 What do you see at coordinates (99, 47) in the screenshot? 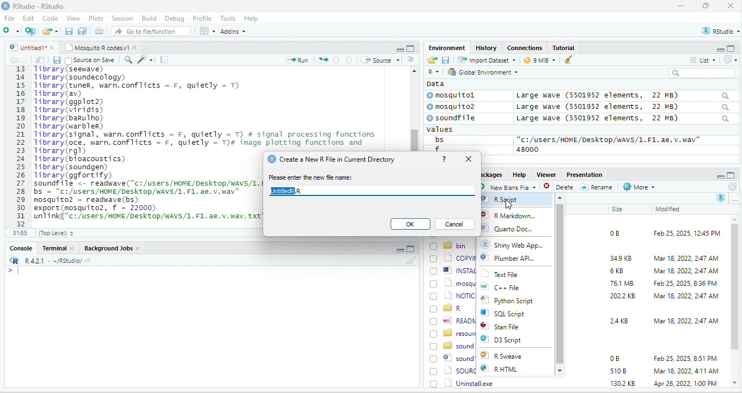
I see `‘Mosquito R codes.vi` at bounding box center [99, 47].